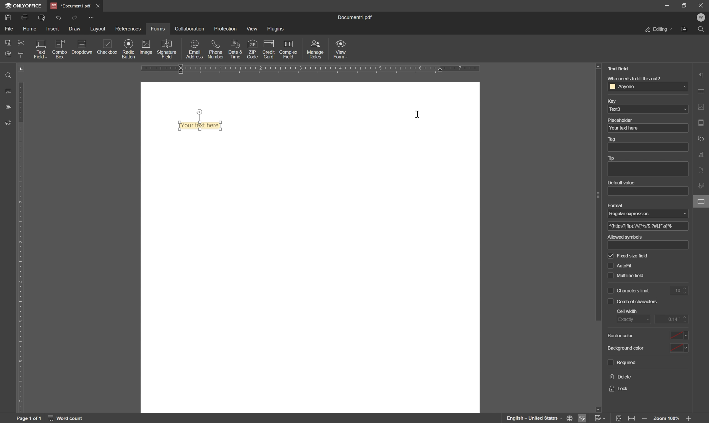 The height and width of the screenshot is (423, 709). I want to click on signature field, so click(168, 49).